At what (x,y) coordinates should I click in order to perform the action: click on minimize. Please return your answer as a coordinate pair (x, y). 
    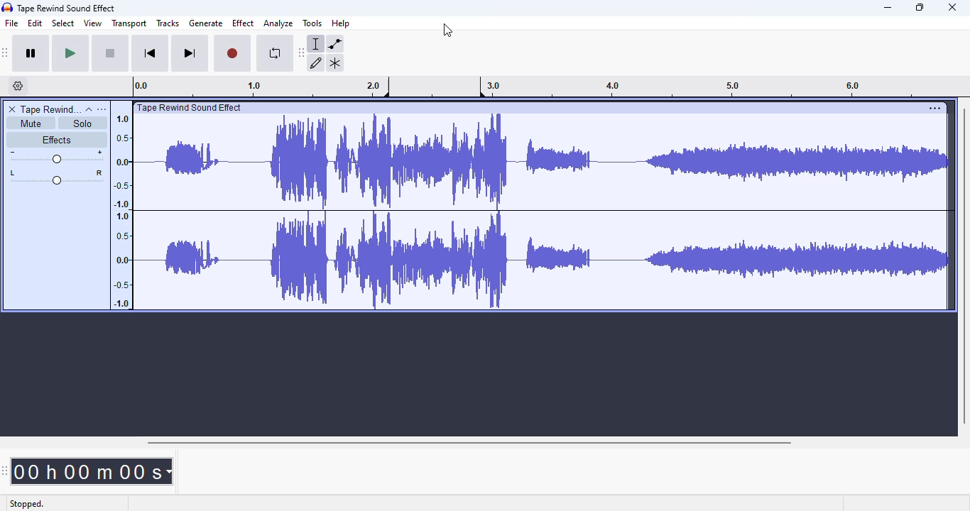
    Looking at the image, I should click on (888, 8).